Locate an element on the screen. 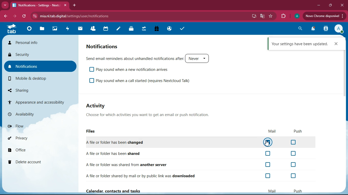 Image resolution: width=348 pixels, height=195 pixels. desktop is located at coordinates (255, 16).